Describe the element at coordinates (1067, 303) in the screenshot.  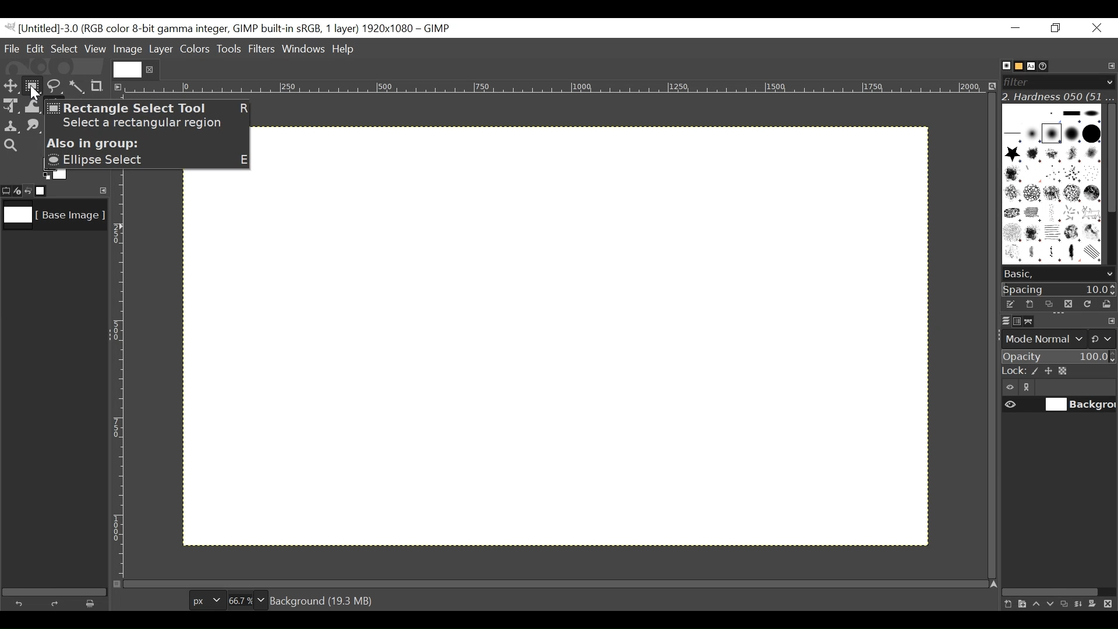
I see `Duplicate brush` at that location.